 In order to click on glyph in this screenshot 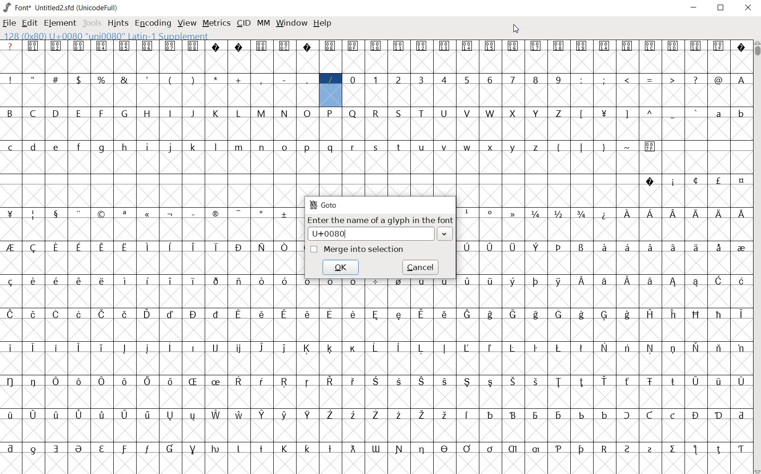, I will do `click(467, 148)`.